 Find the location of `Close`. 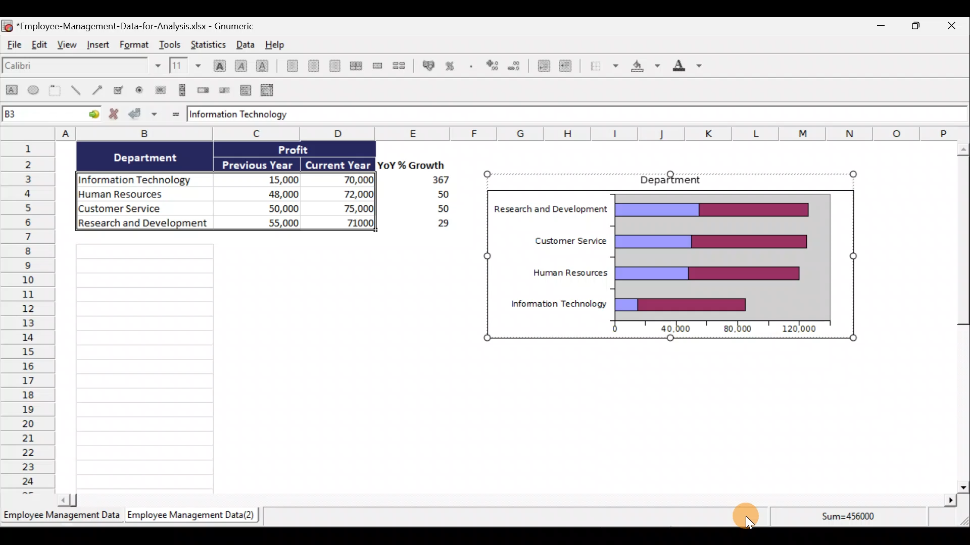

Close is located at coordinates (958, 25).